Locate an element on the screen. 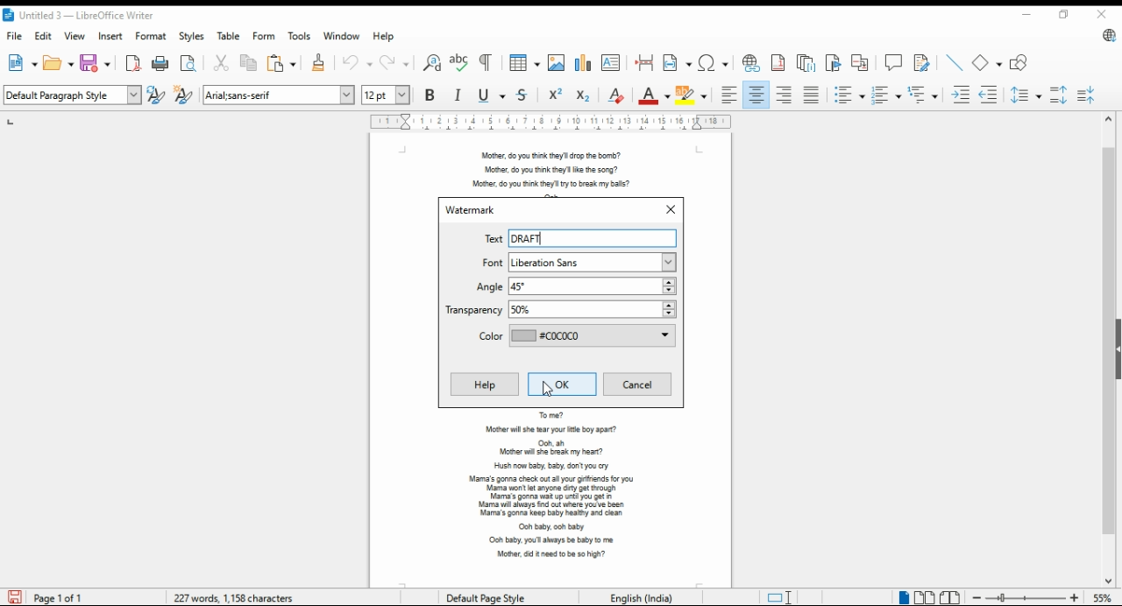  watermark window is located at coordinates (475, 211).